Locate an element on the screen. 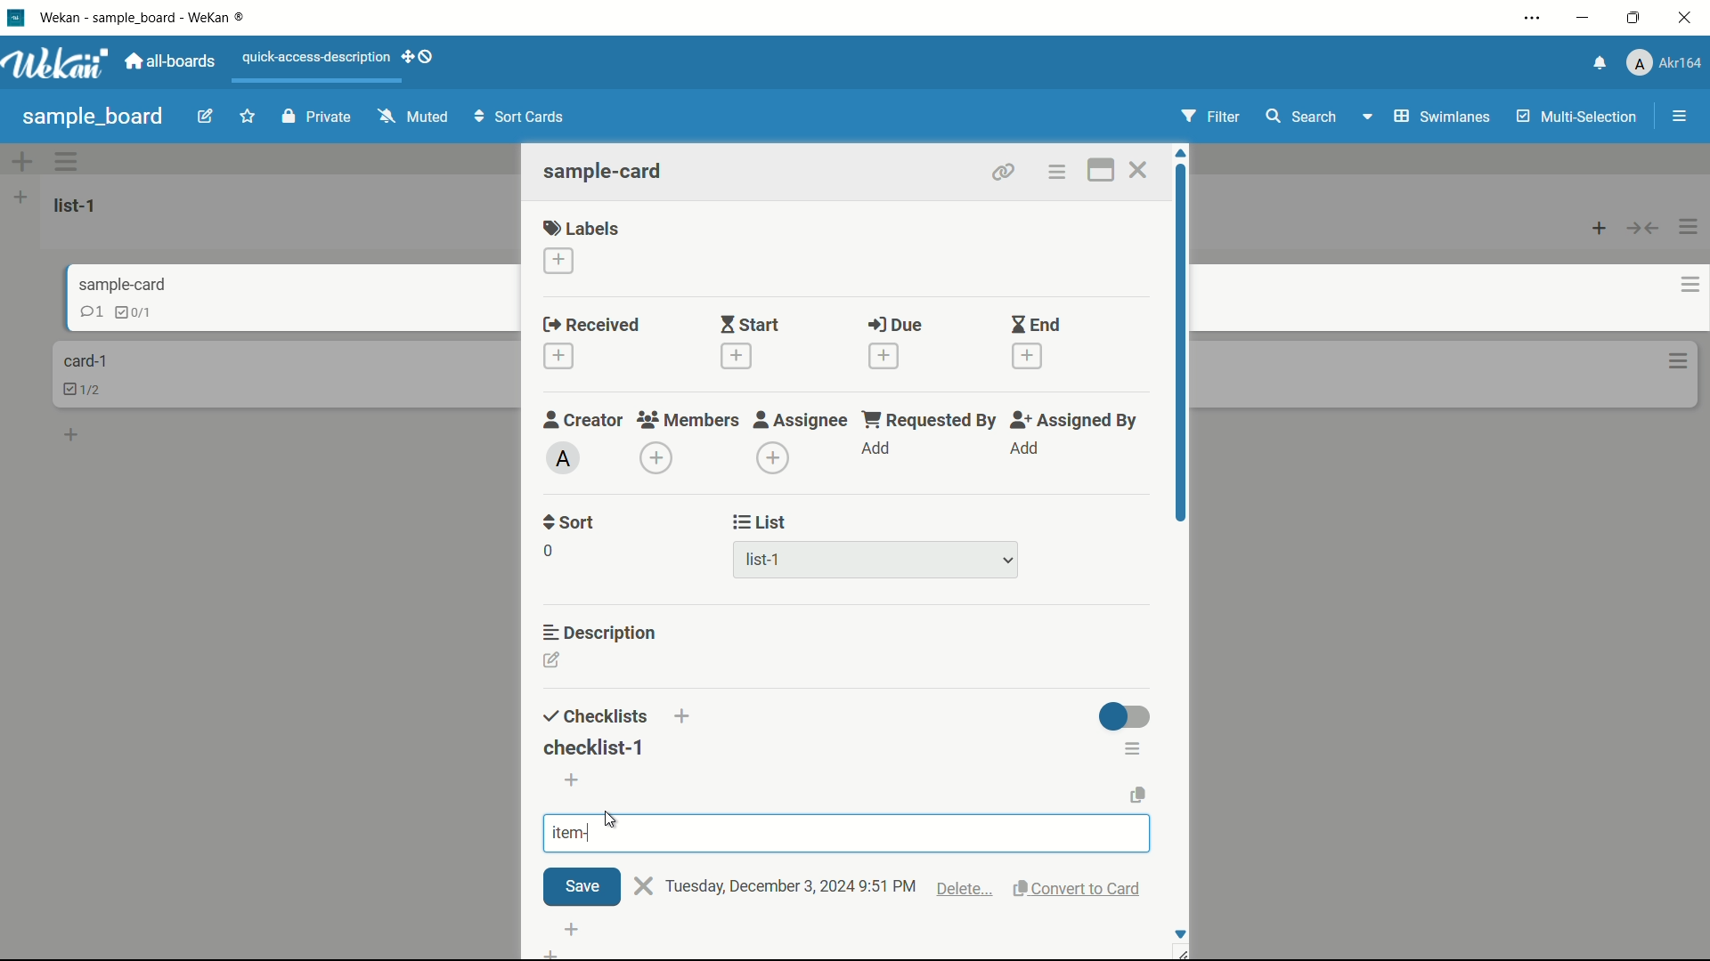 The image size is (1710, 961). item-1 is located at coordinates (589, 832).